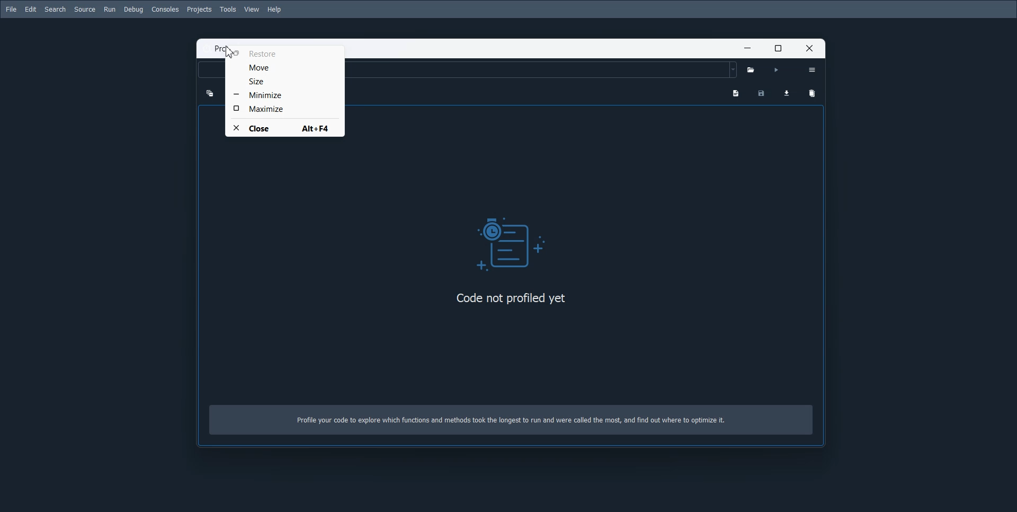 The width and height of the screenshot is (1017, 512). I want to click on  Minimize, so click(746, 48).